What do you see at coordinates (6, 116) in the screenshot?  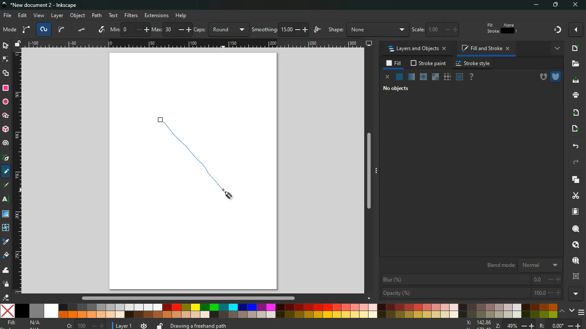 I see `star` at bounding box center [6, 116].